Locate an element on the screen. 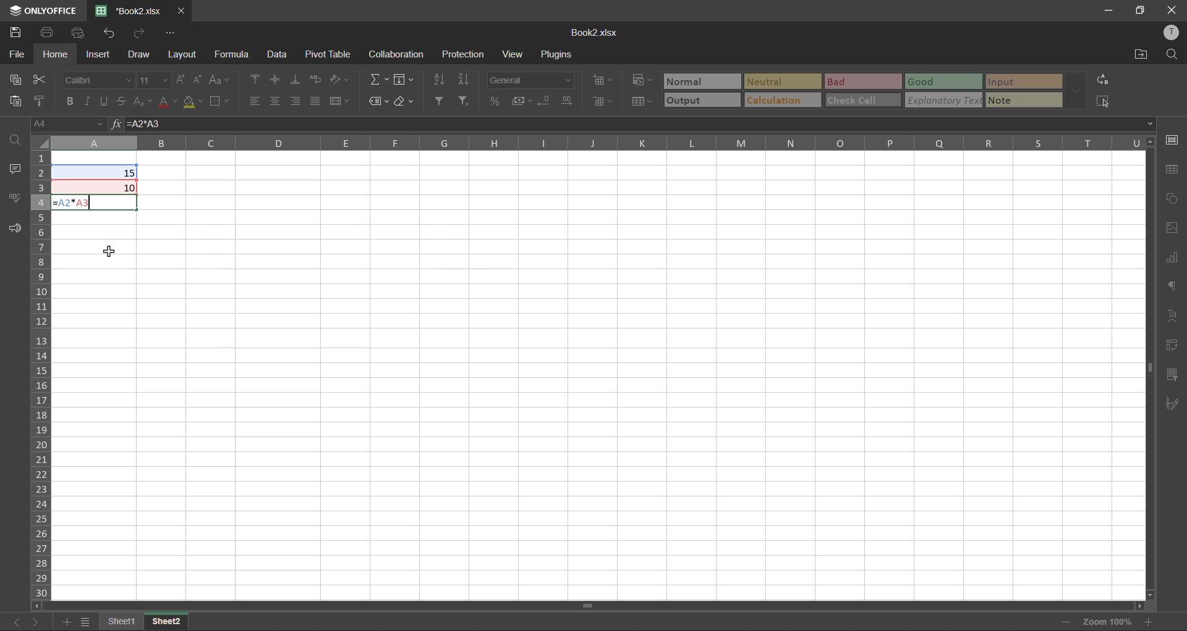 This screenshot has width=1187, height=631. sort descending is located at coordinates (465, 78).